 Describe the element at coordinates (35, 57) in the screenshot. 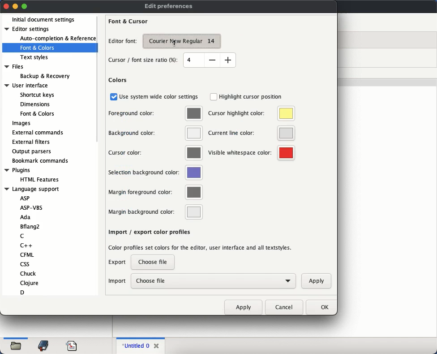

I see `text styles` at that location.